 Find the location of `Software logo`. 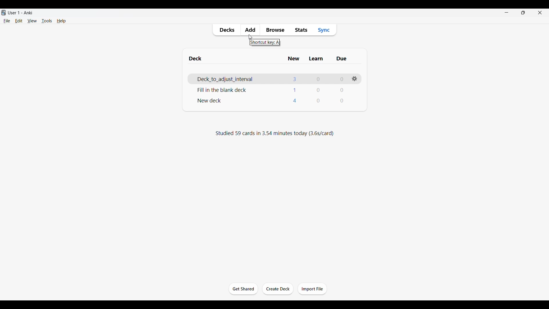

Software logo is located at coordinates (3, 13).